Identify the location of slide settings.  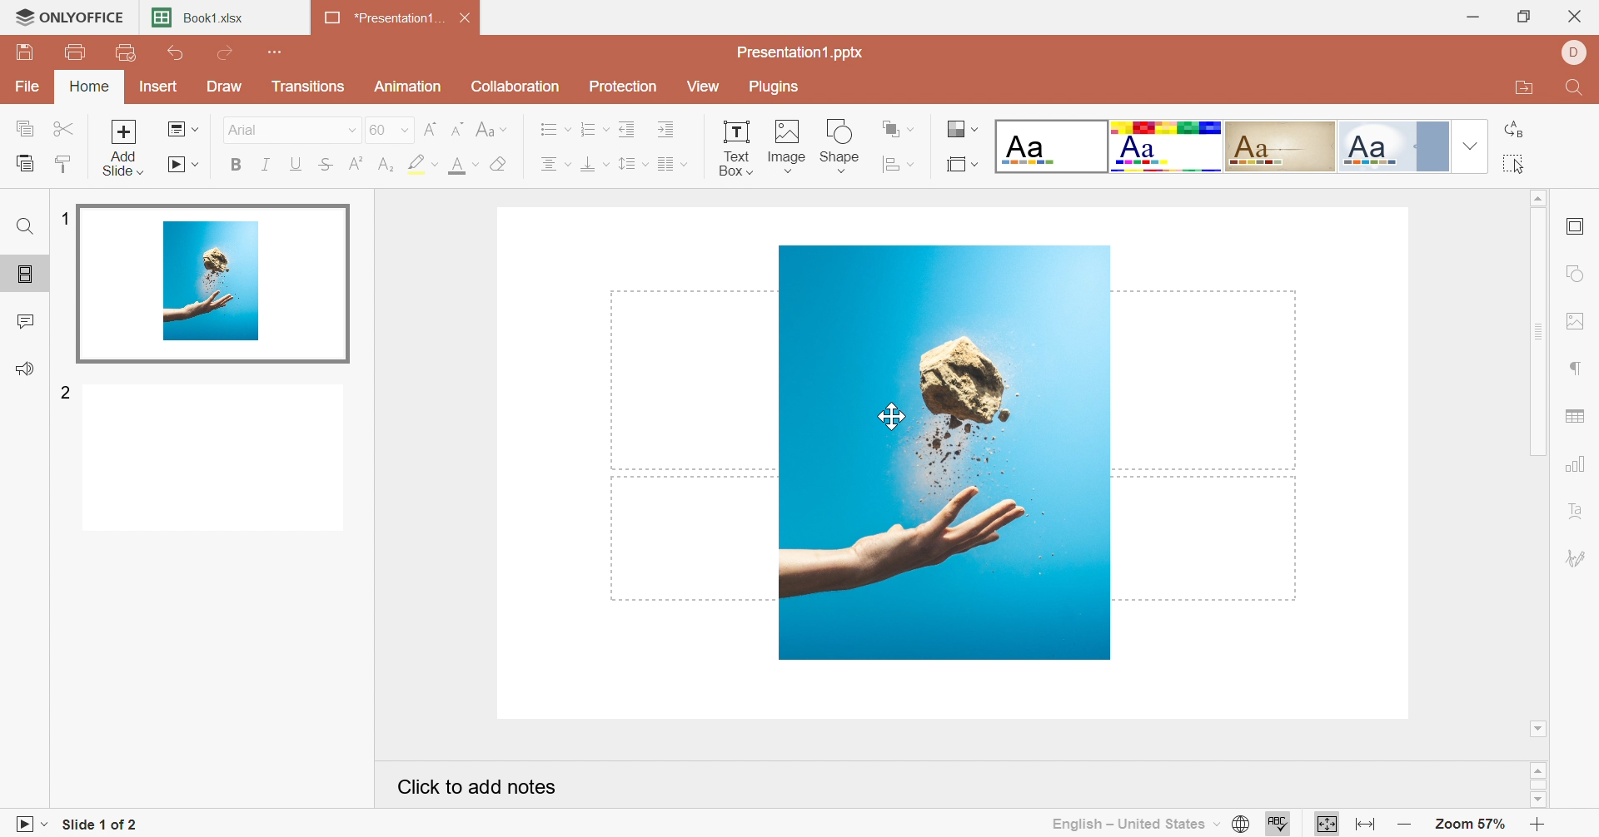
(1580, 226).